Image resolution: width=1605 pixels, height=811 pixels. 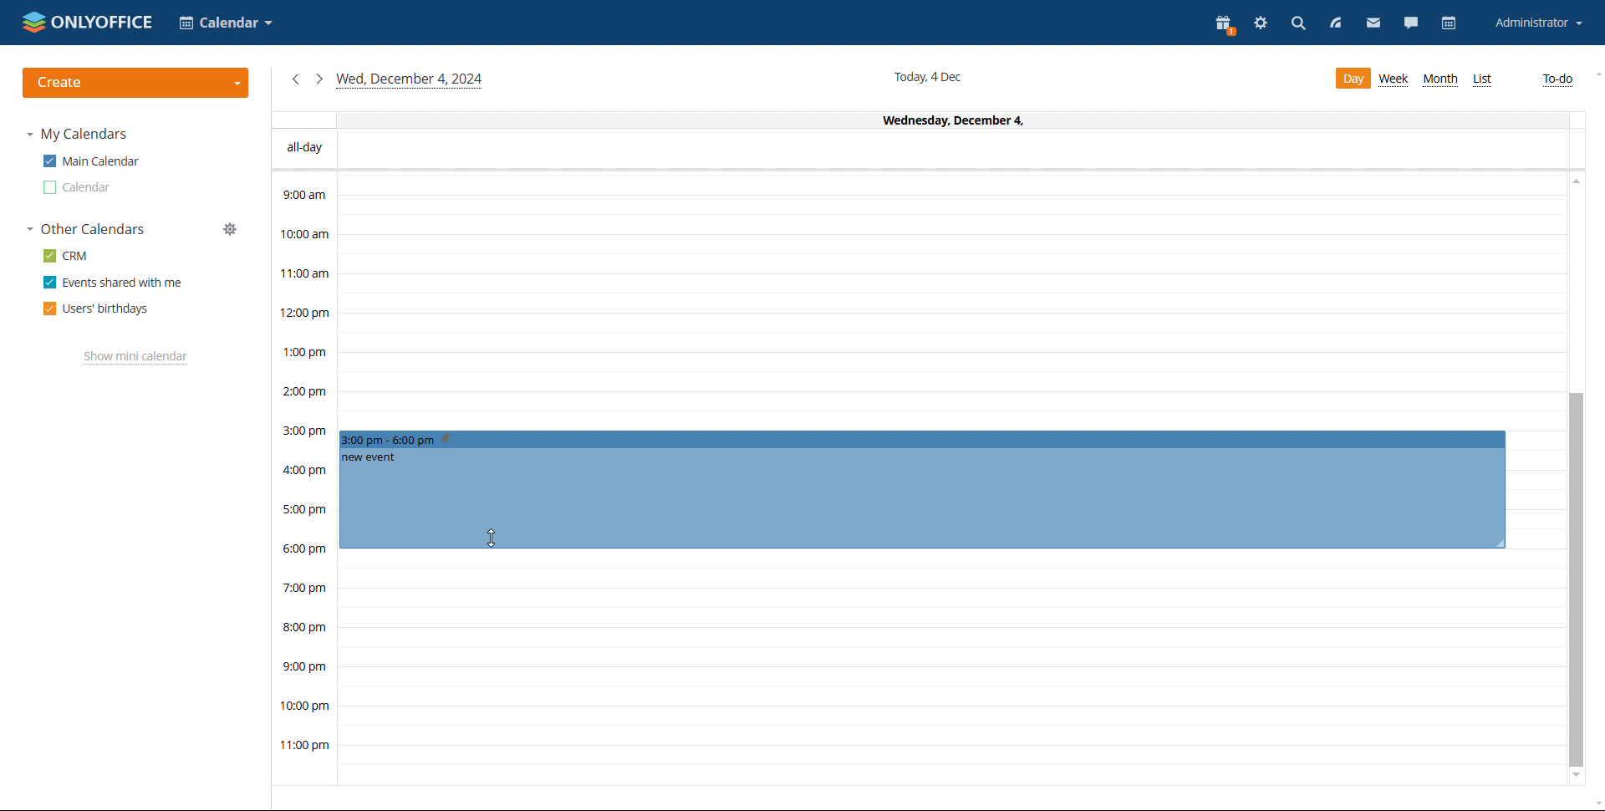 I want to click on manage, so click(x=230, y=229).